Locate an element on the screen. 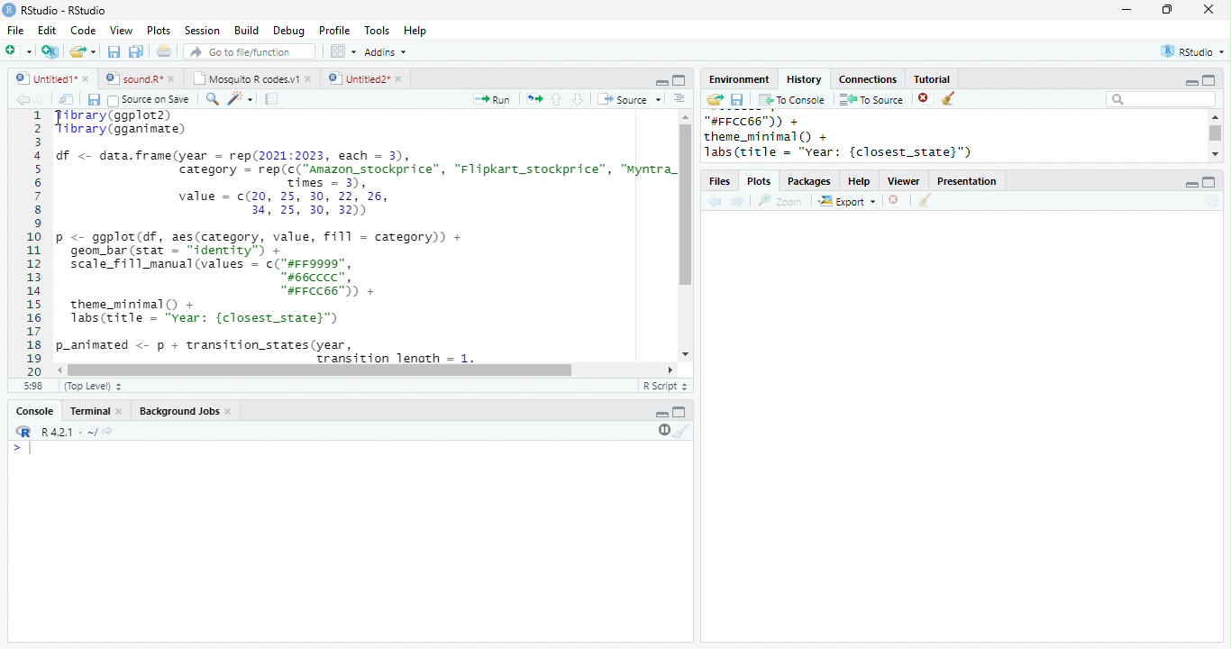  scroll right is located at coordinates (61, 370).